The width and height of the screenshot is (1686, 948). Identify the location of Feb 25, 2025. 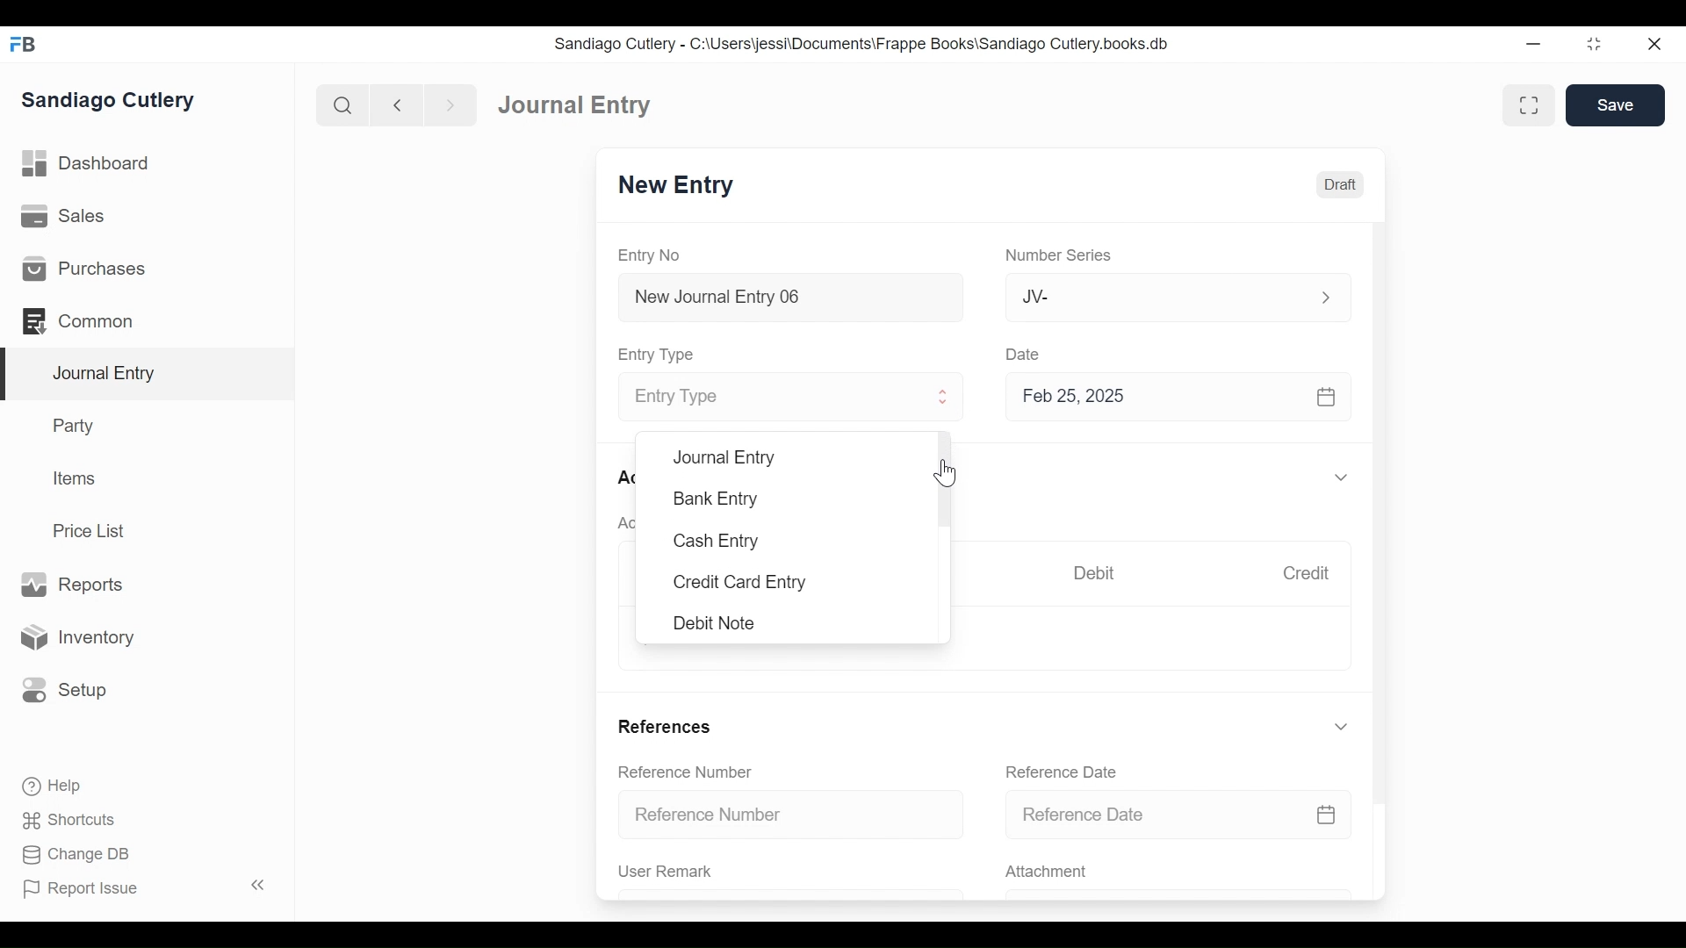
(1171, 396).